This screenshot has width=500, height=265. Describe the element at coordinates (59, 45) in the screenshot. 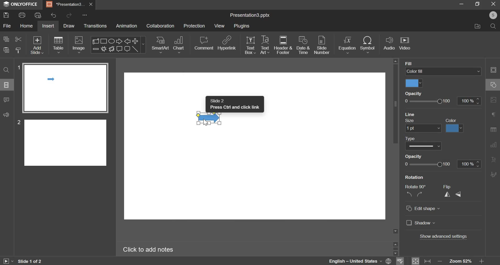

I see `table` at that location.